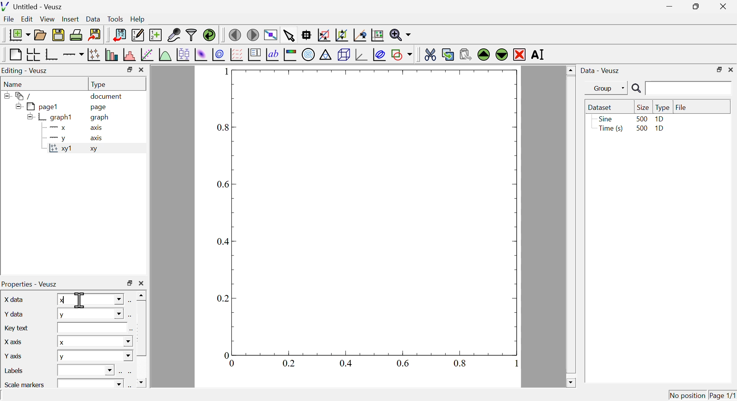 This screenshot has width=737, height=401. What do you see at coordinates (91, 299) in the screenshot?
I see `x` at bounding box center [91, 299].